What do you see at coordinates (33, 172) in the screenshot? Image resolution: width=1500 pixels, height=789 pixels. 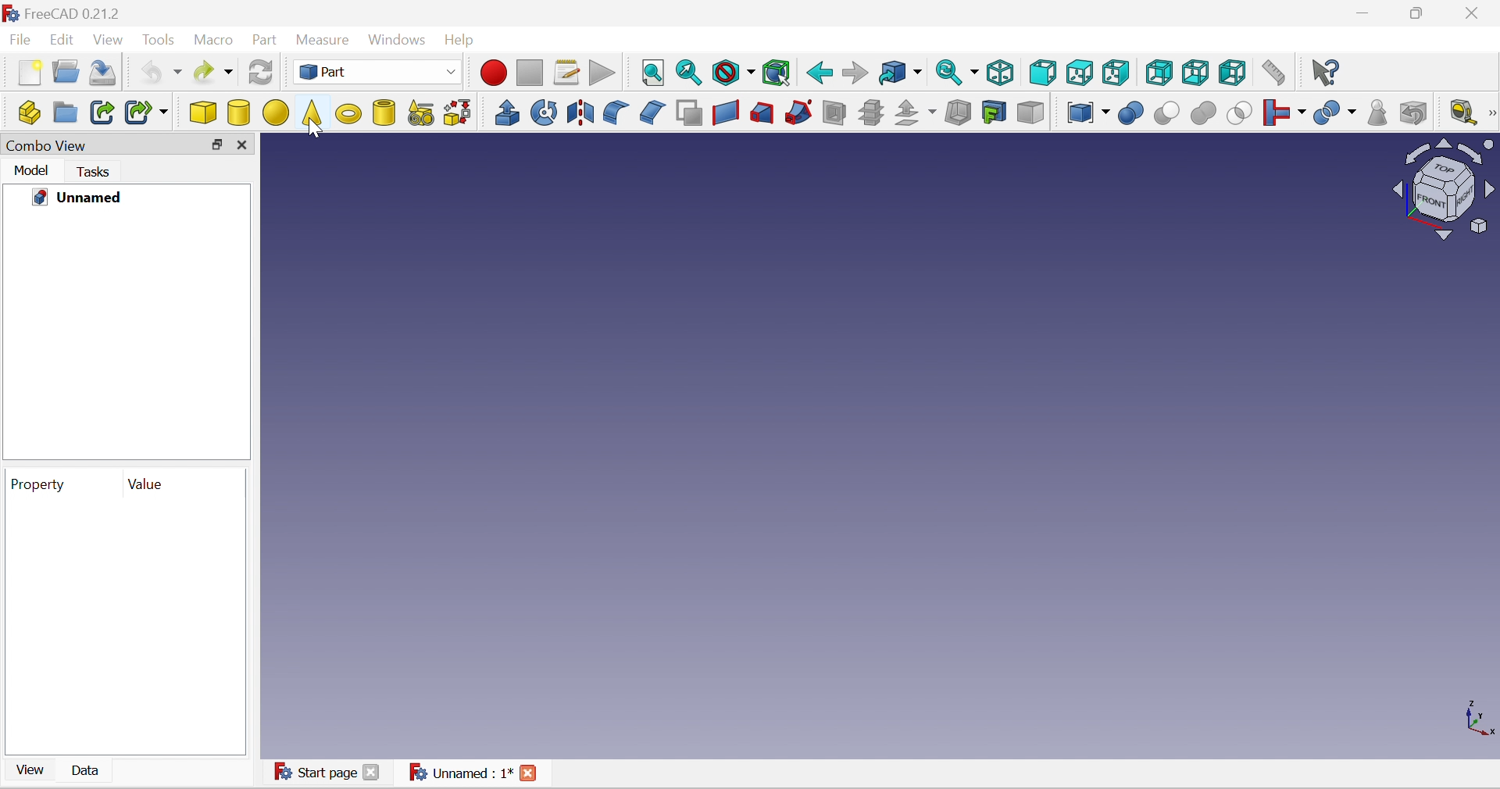 I see `Model` at bounding box center [33, 172].